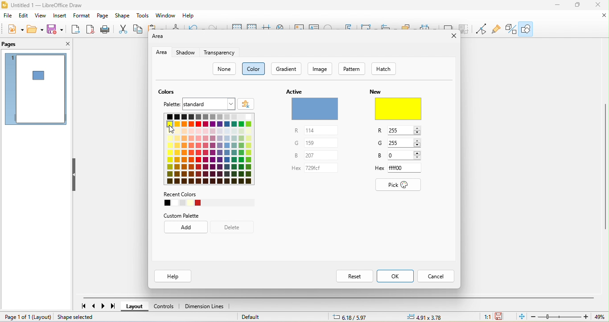 The height and width of the screenshot is (322, 609). What do you see at coordinates (509, 29) in the screenshot?
I see `toggle extrusion` at bounding box center [509, 29].